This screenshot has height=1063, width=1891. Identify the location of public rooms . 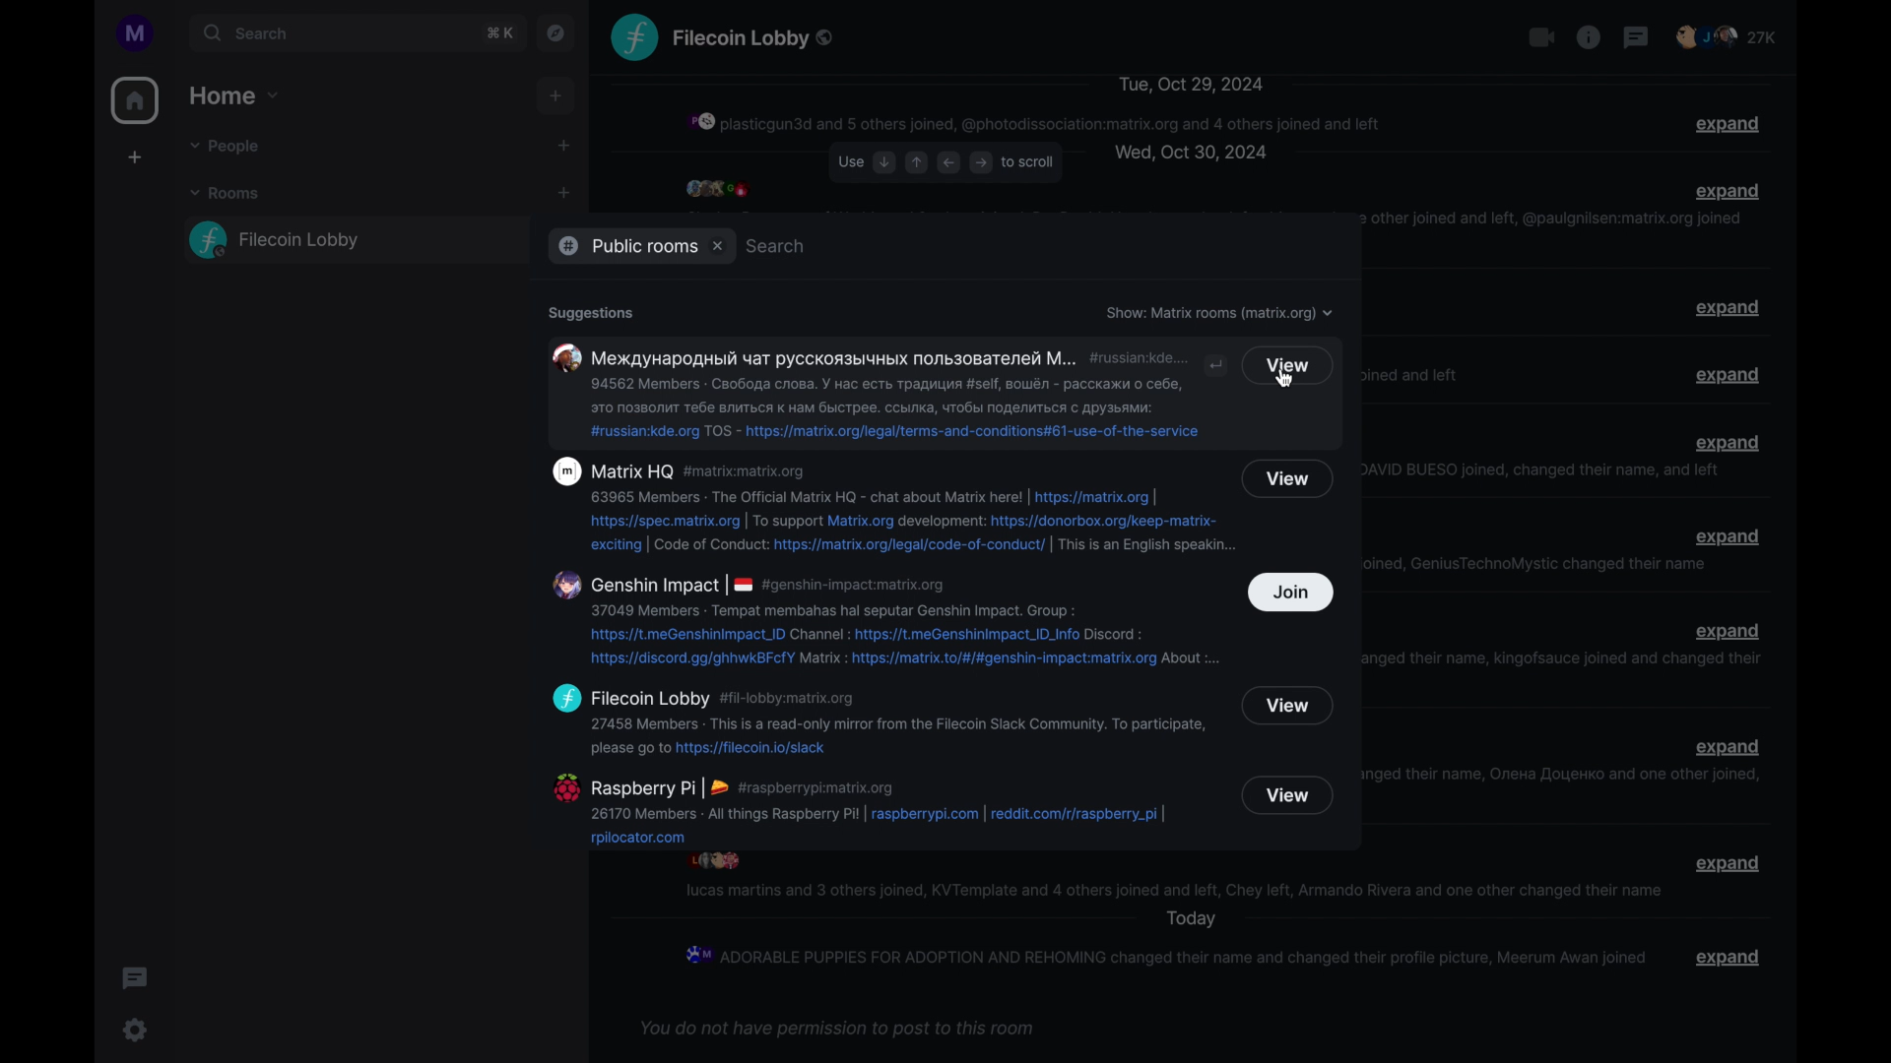
(623, 247).